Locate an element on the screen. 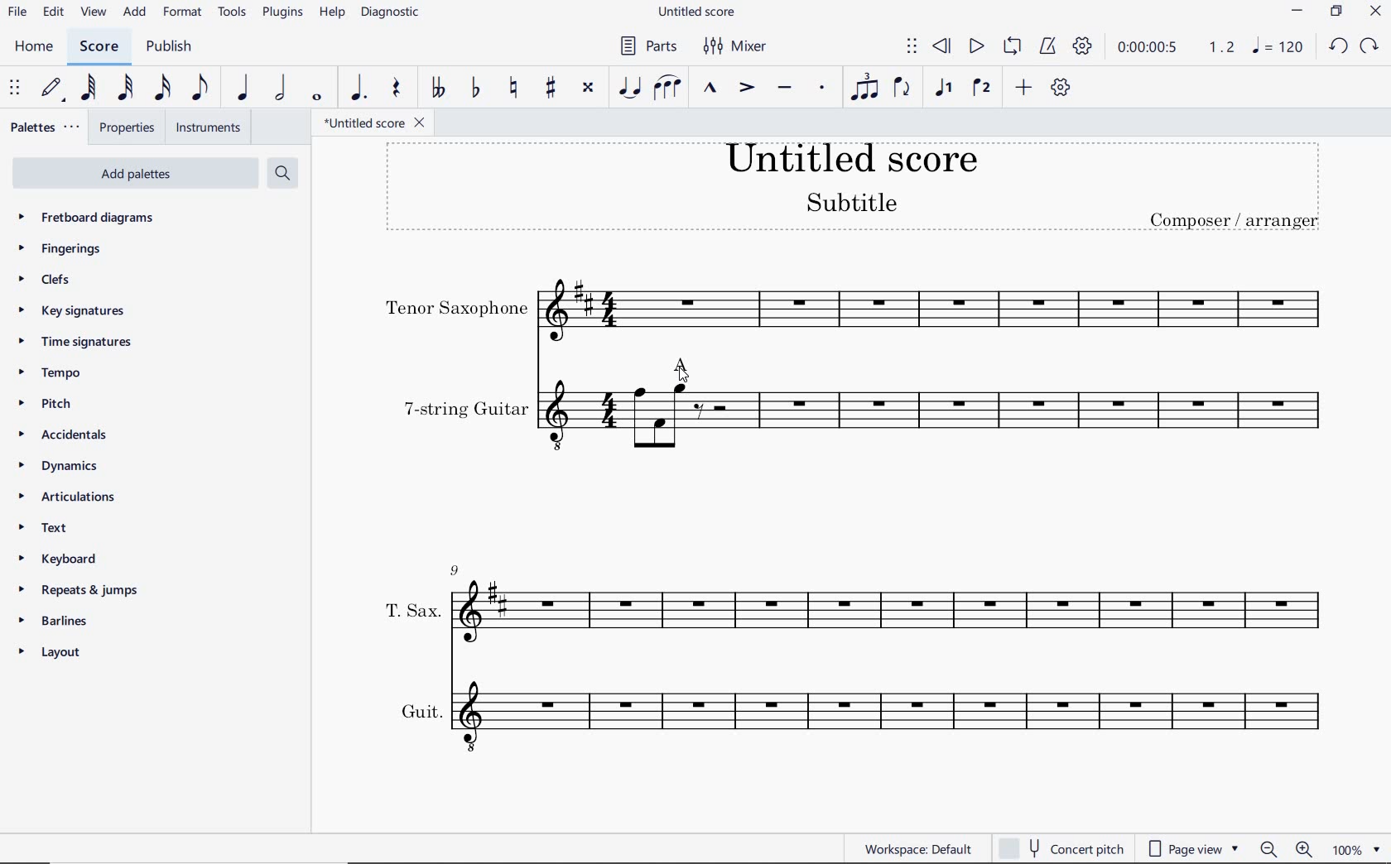  TIE is located at coordinates (628, 88).